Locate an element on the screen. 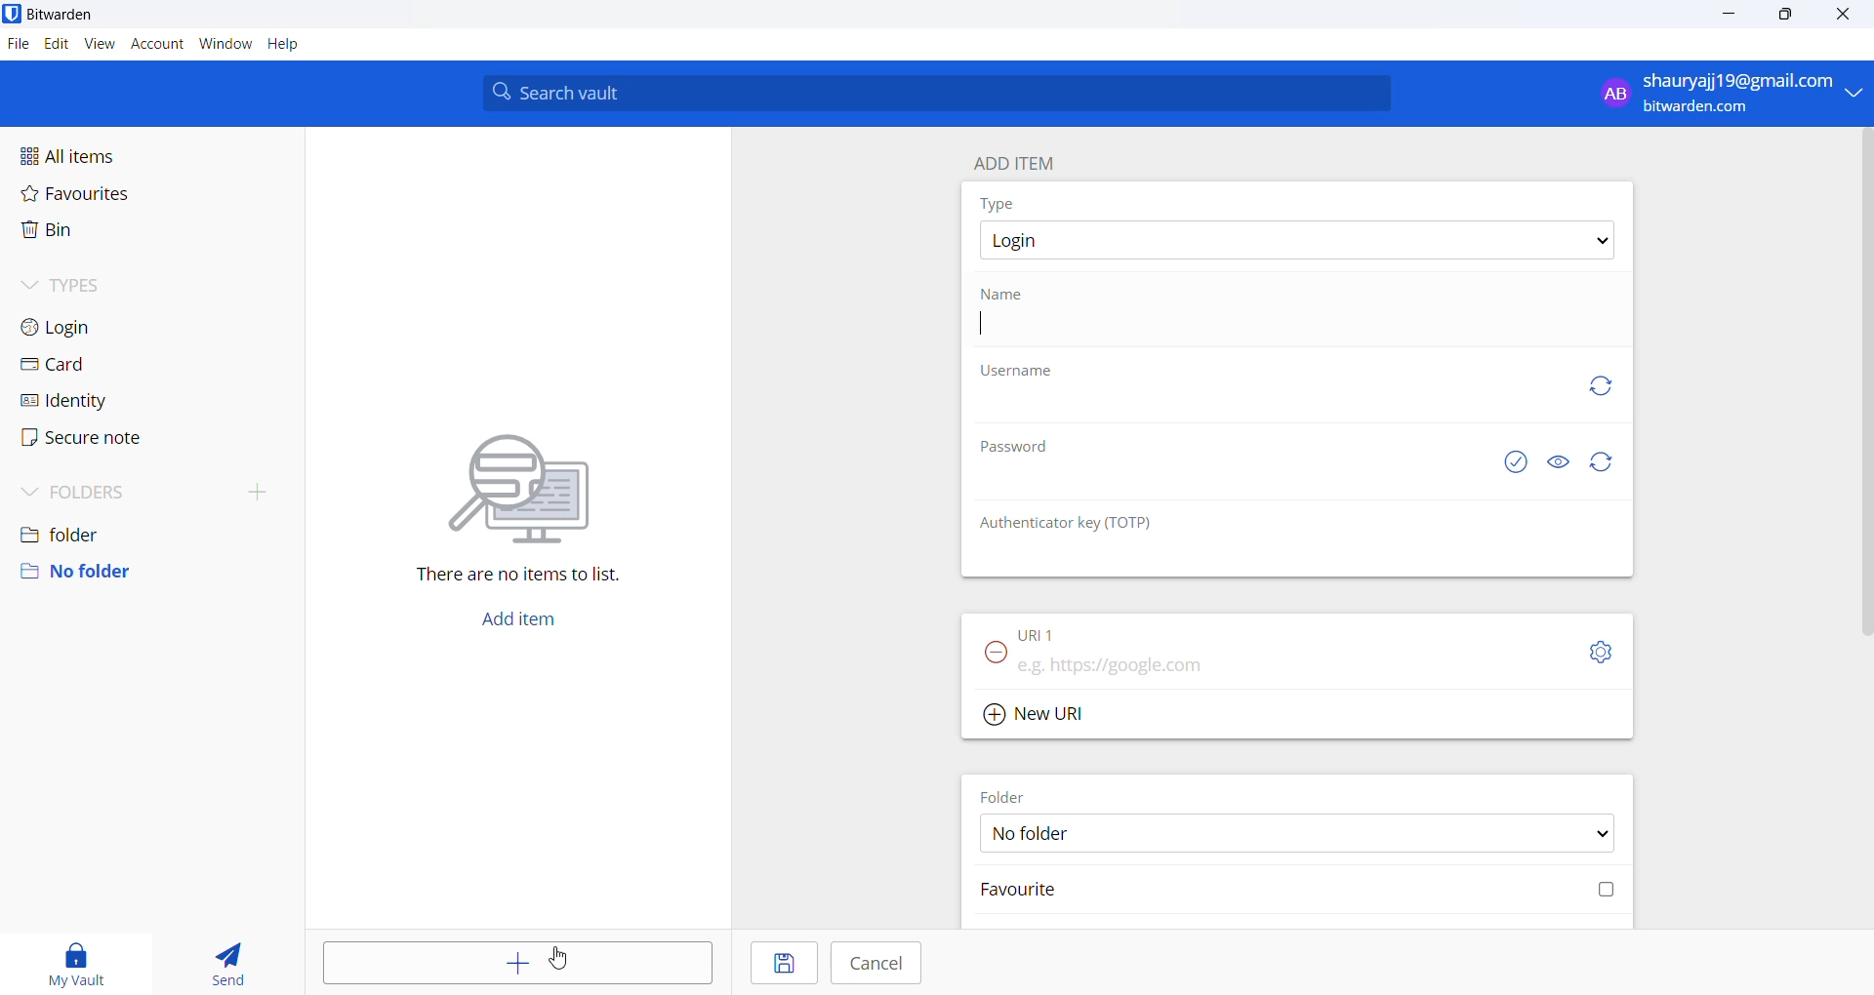 Image resolution: width=1874 pixels, height=995 pixels. add button is located at coordinates (516, 622).